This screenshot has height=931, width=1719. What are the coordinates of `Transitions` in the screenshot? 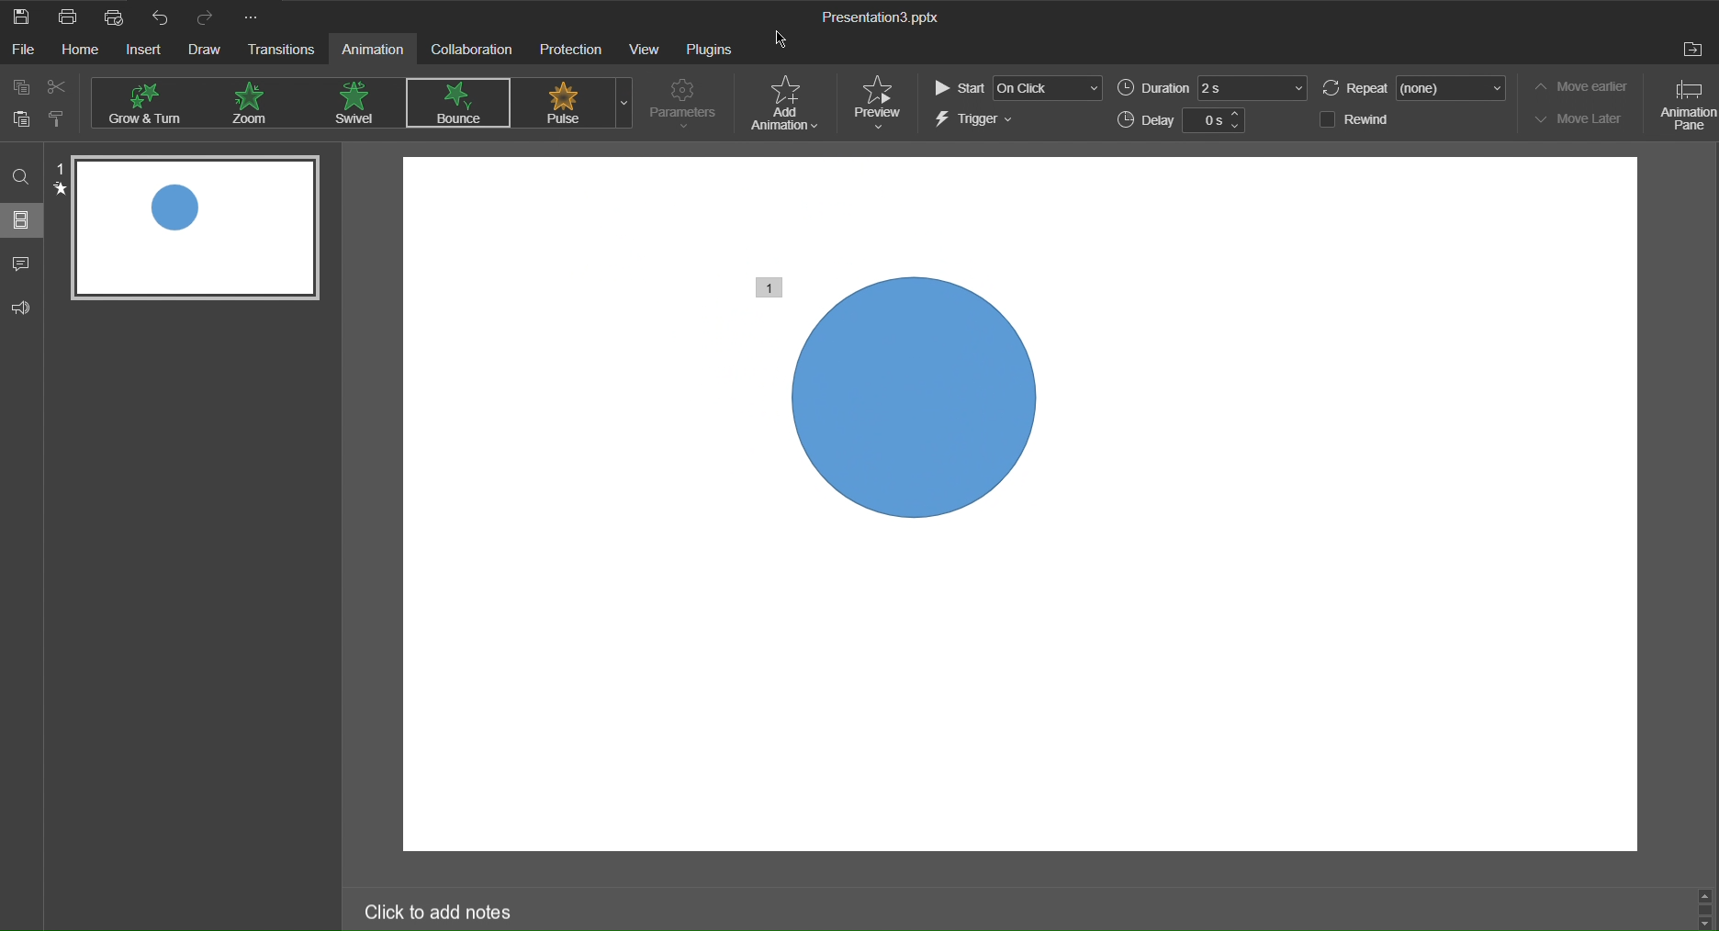 It's located at (286, 52).